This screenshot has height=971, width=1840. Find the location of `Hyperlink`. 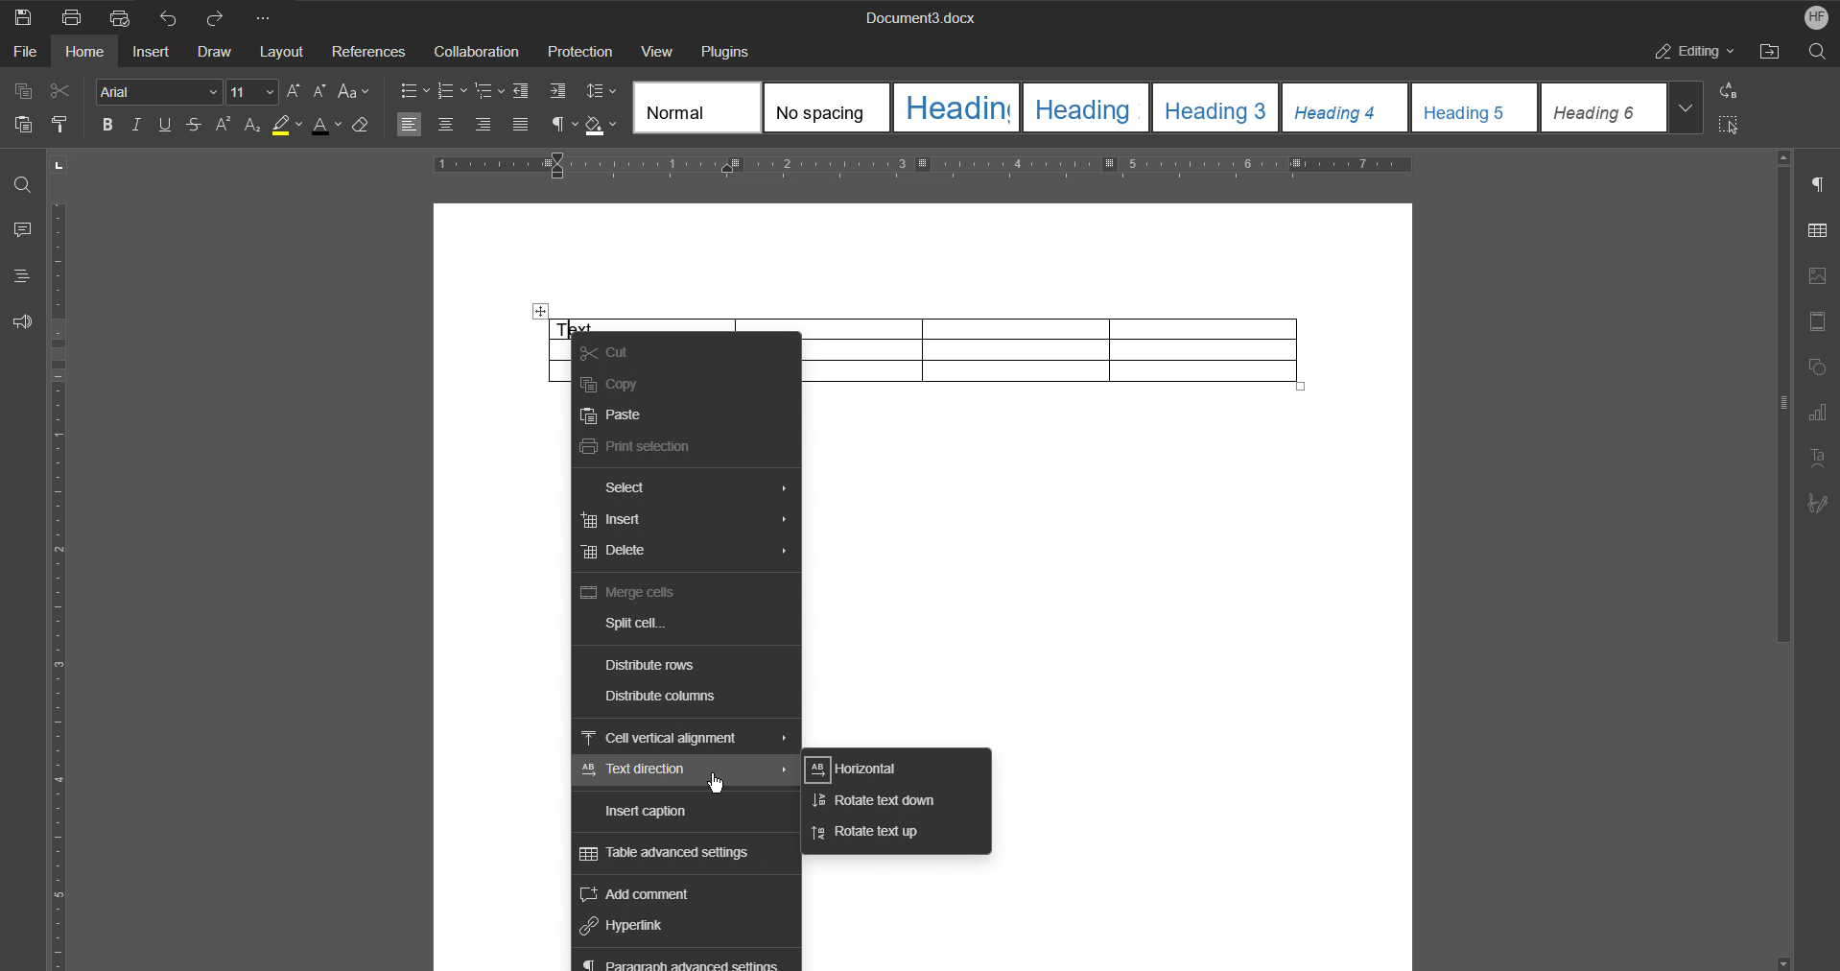

Hyperlink is located at coordinates (629, 926).